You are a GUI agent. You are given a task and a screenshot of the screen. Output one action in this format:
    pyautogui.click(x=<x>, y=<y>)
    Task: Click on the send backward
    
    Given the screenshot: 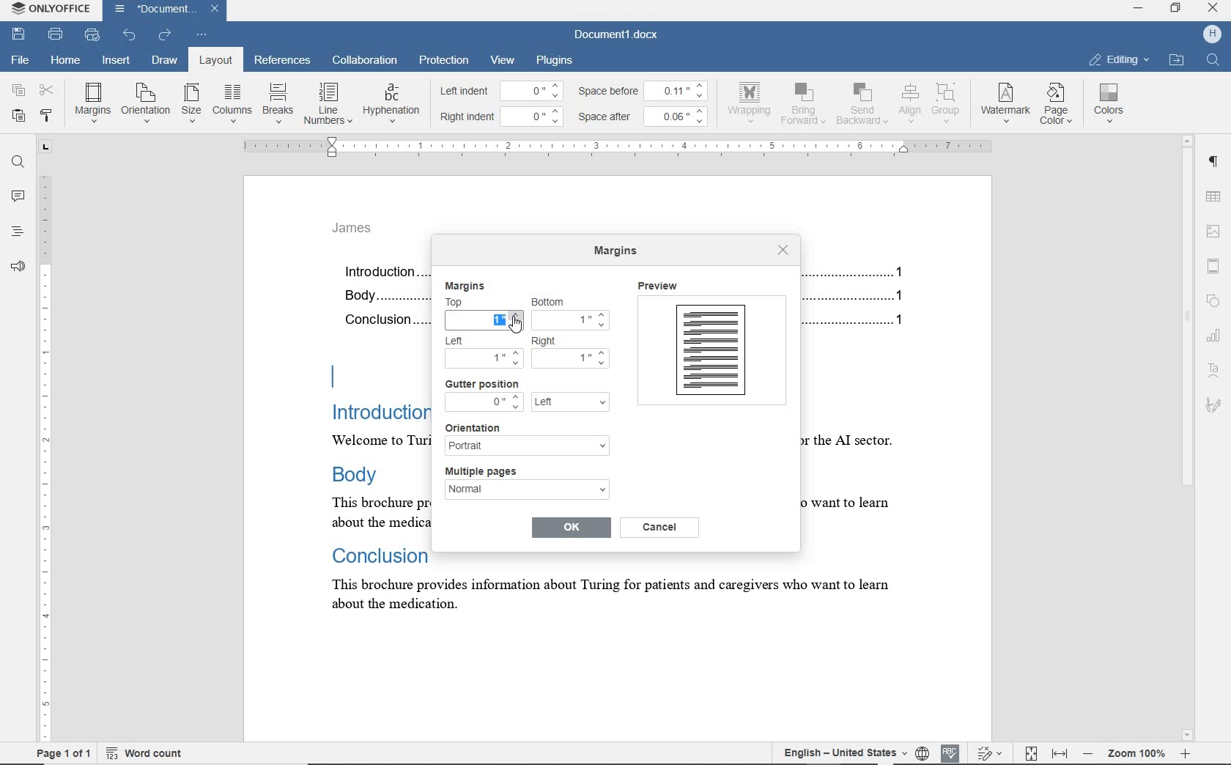 What is the action you would take?
    pyautogui.click(x=862, y=106)
    